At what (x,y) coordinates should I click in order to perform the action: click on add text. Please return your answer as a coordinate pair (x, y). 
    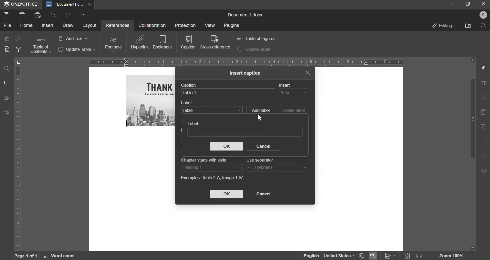
    Looking at the image, I should click on (72, 39).